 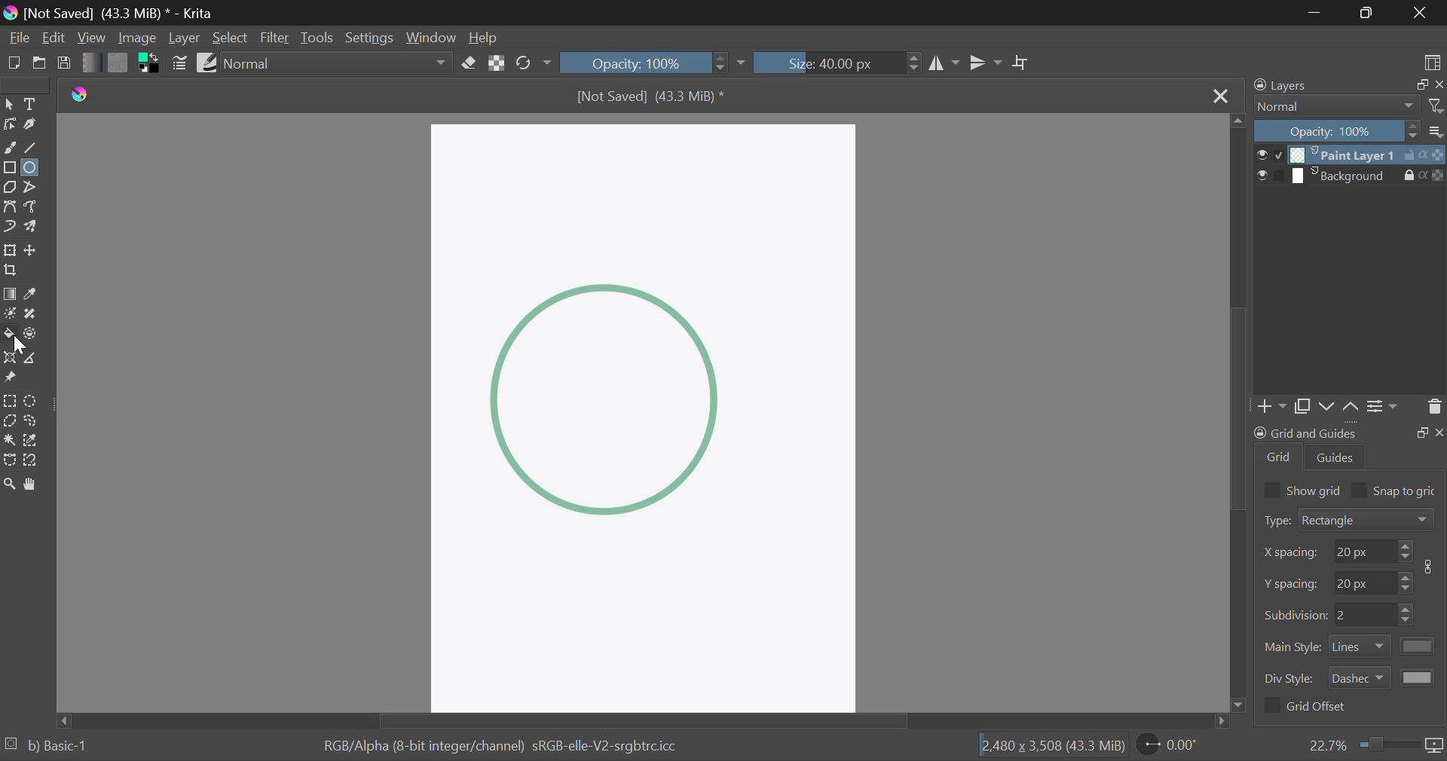 I want to click on New, so click(x=14, y=63).